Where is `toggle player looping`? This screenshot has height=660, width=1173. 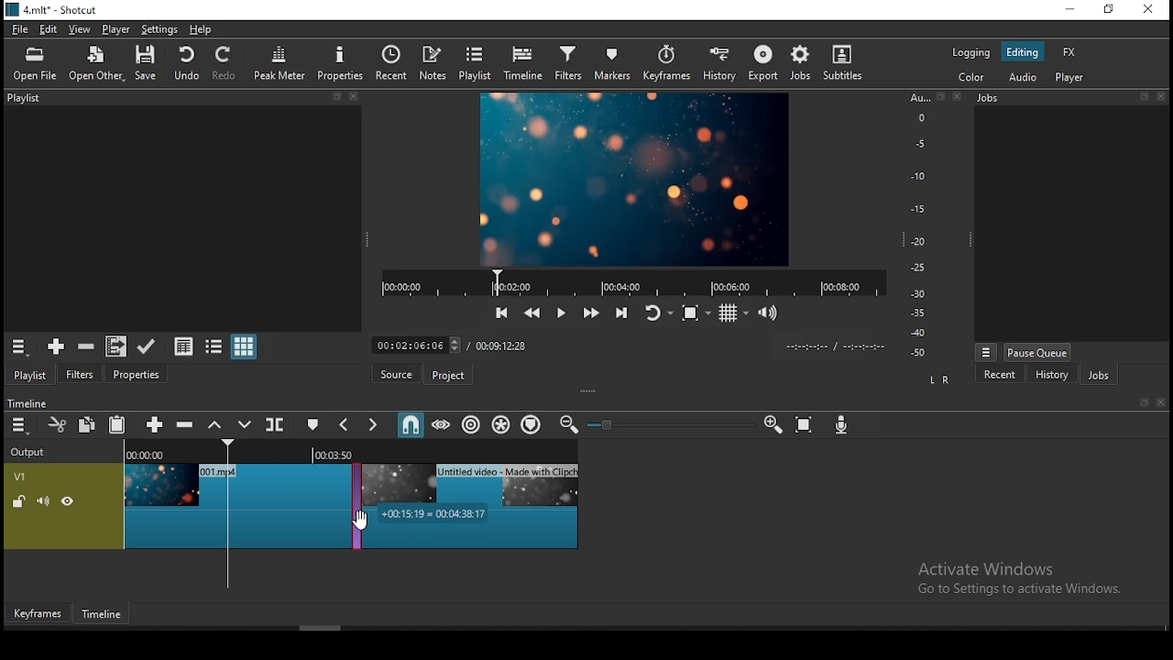 toggle player looping is located at coordinates (657, 313).